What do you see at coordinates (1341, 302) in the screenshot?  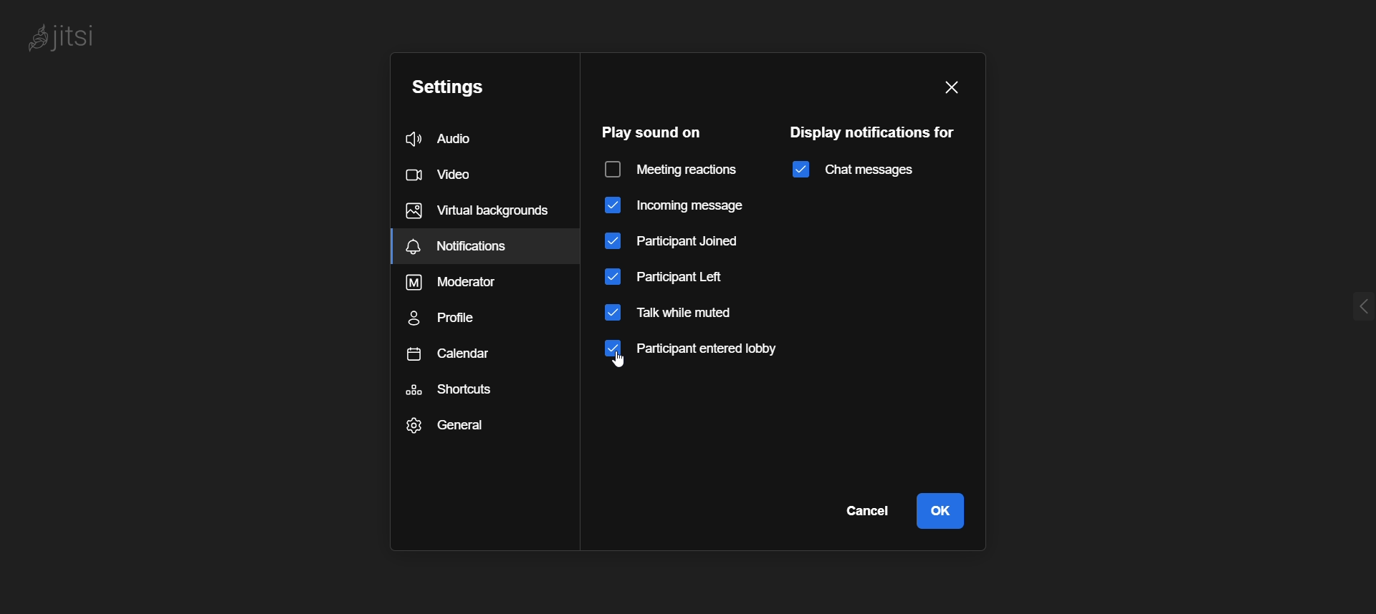 I see `expand` at bounding box center [1341, 302].